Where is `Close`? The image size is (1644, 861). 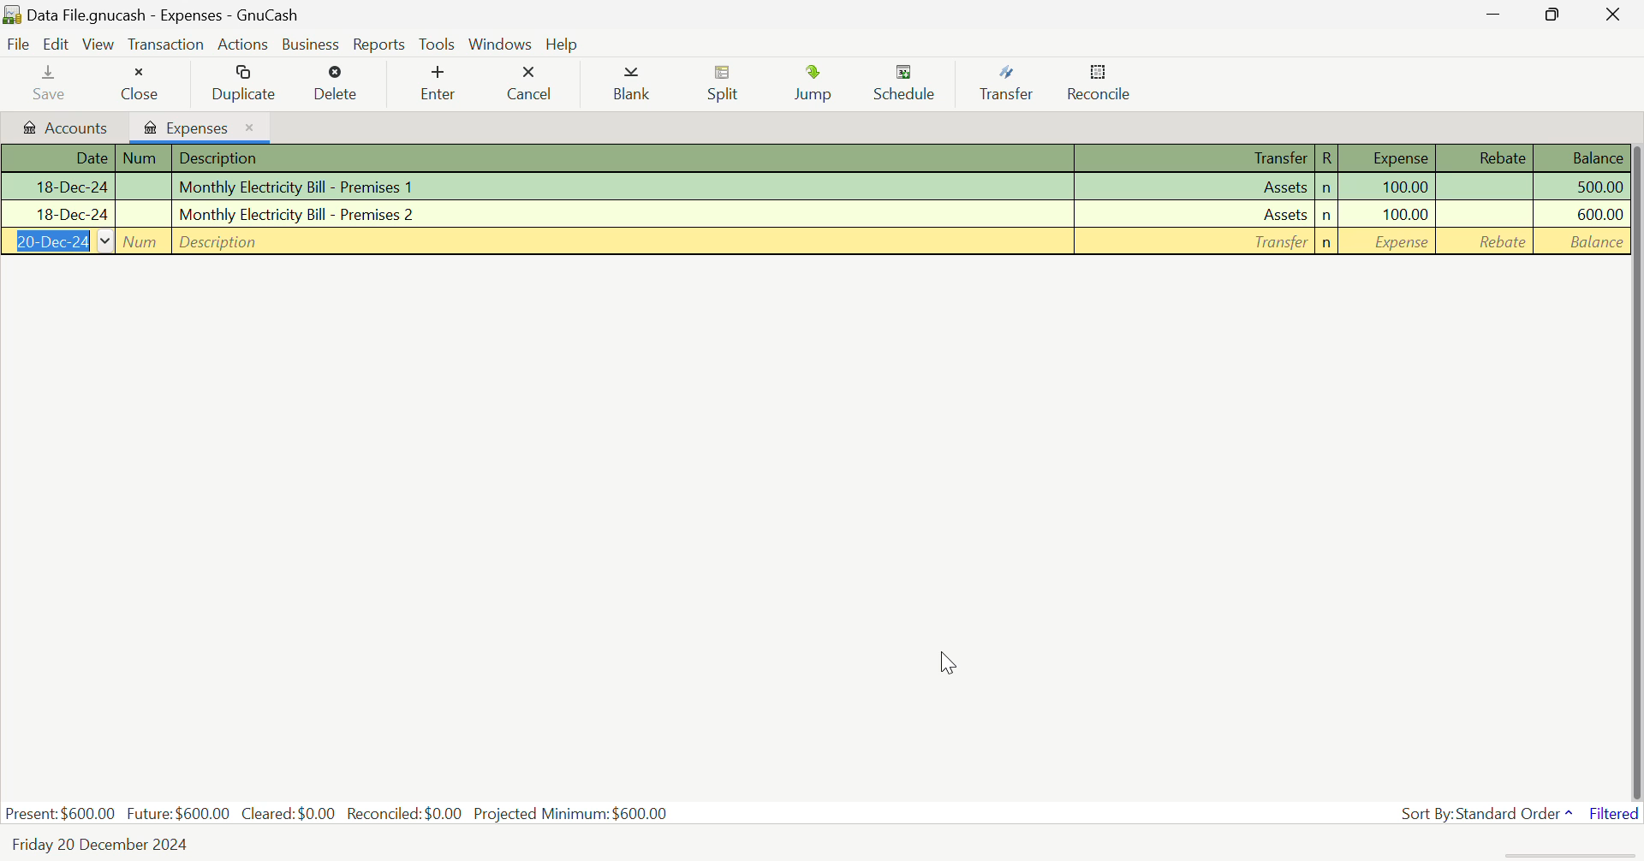
Close is located at coordinates (1614, 15).